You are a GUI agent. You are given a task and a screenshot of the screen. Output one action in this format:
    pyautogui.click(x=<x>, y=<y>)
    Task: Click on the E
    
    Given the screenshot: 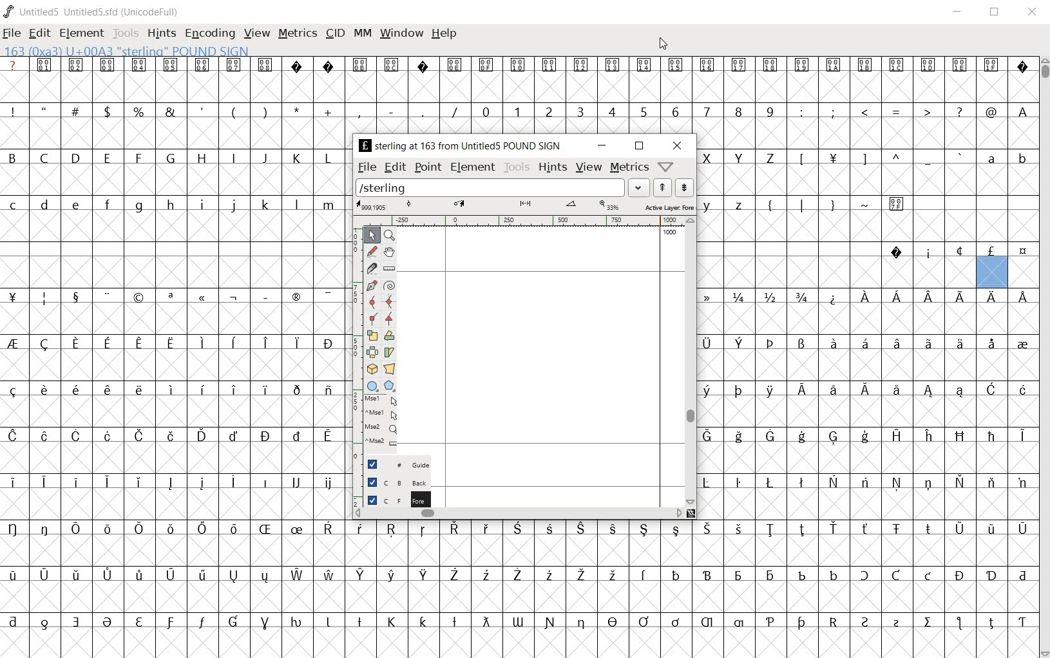 What is the action you would take?
    pyautogui.click(x=106, y=158)
    